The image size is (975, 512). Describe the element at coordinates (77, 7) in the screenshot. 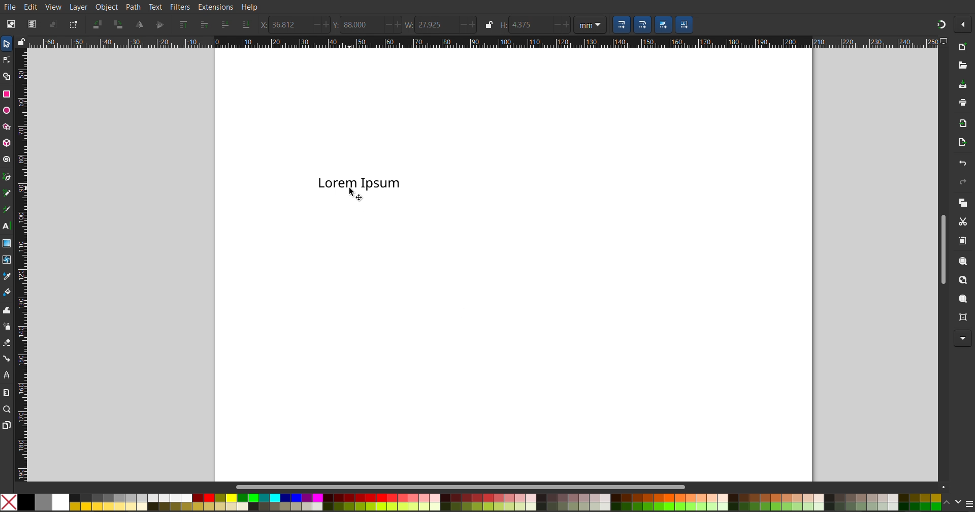

I see `Layer` at that location.